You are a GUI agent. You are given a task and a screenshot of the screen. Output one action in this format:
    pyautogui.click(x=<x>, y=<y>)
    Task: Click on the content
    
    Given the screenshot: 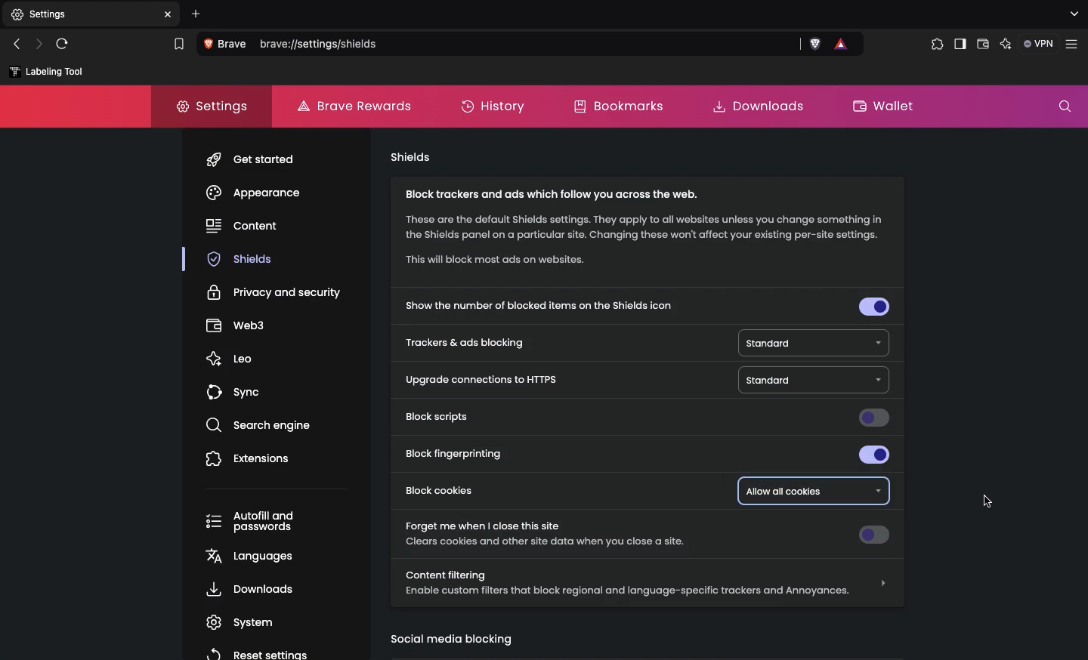 What is the action you would take?
    pyautogui.click(x=243, y=228)
    